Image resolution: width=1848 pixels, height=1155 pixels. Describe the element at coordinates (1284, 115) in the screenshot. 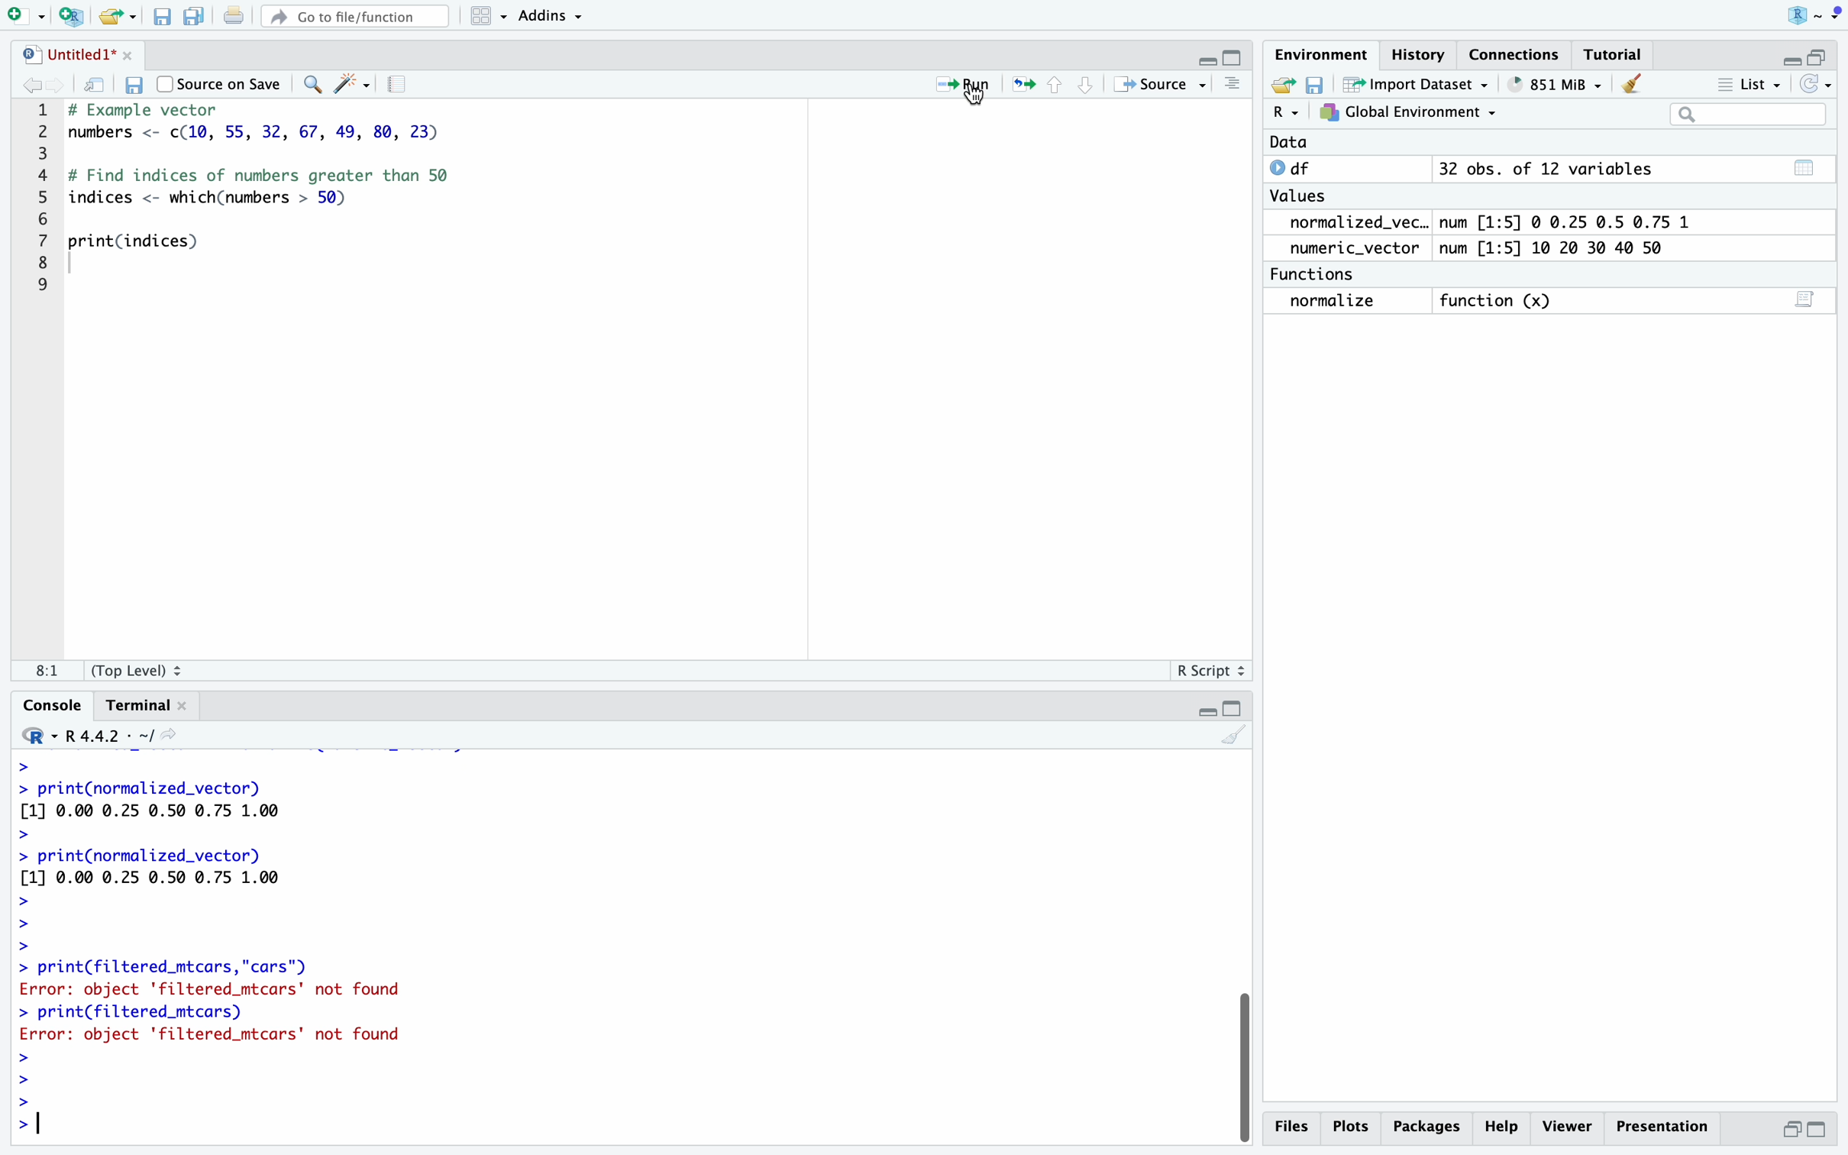

I see `R` at that location.